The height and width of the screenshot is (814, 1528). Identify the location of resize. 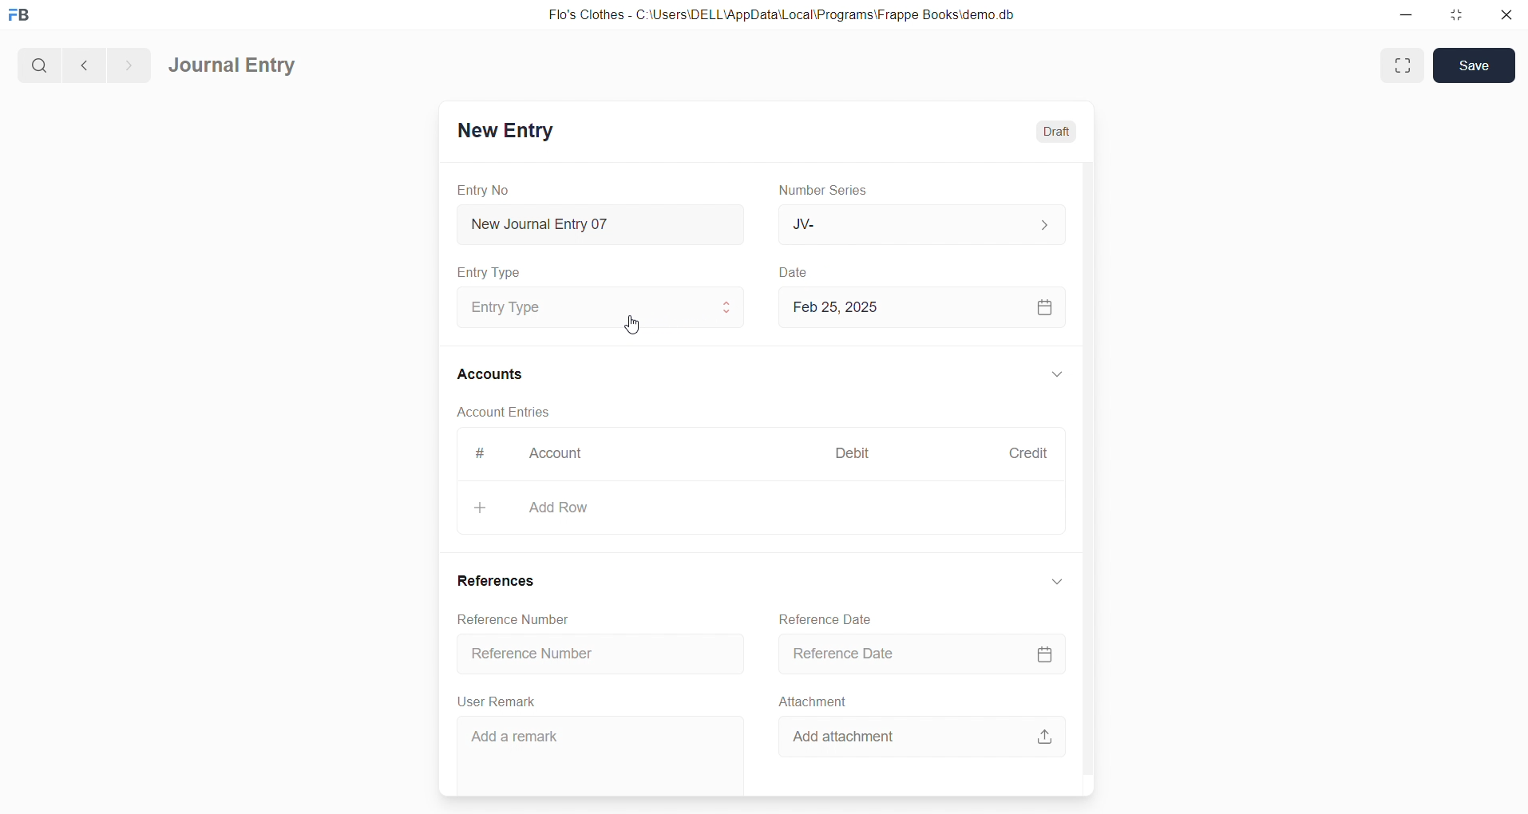
(1454, 16).